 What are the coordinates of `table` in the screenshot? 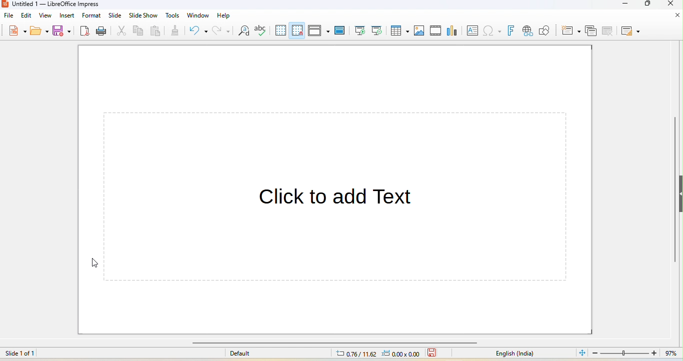 It's located at (400, 31).